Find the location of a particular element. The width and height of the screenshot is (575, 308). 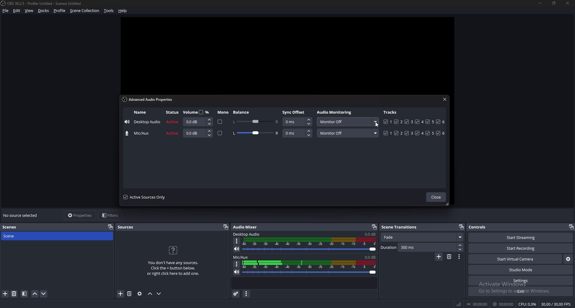

tools is located at coordinates (108, 11).